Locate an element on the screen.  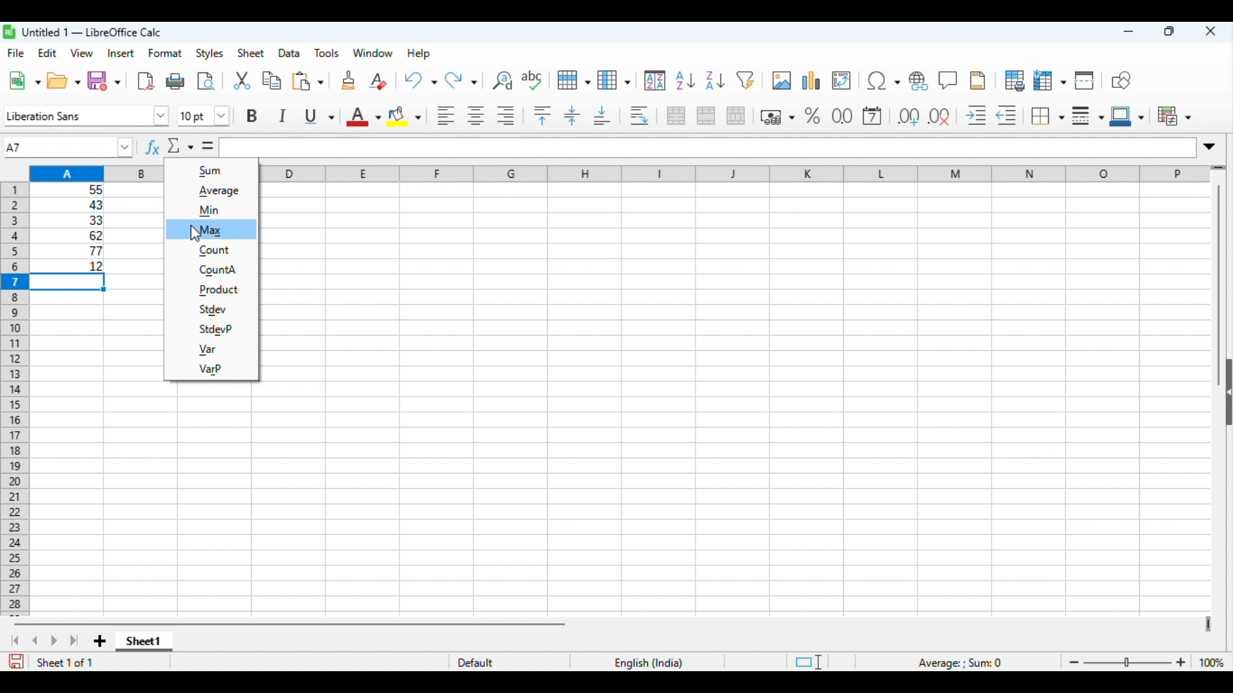
vertical scroll bar is located at coordinates (1218, 263).